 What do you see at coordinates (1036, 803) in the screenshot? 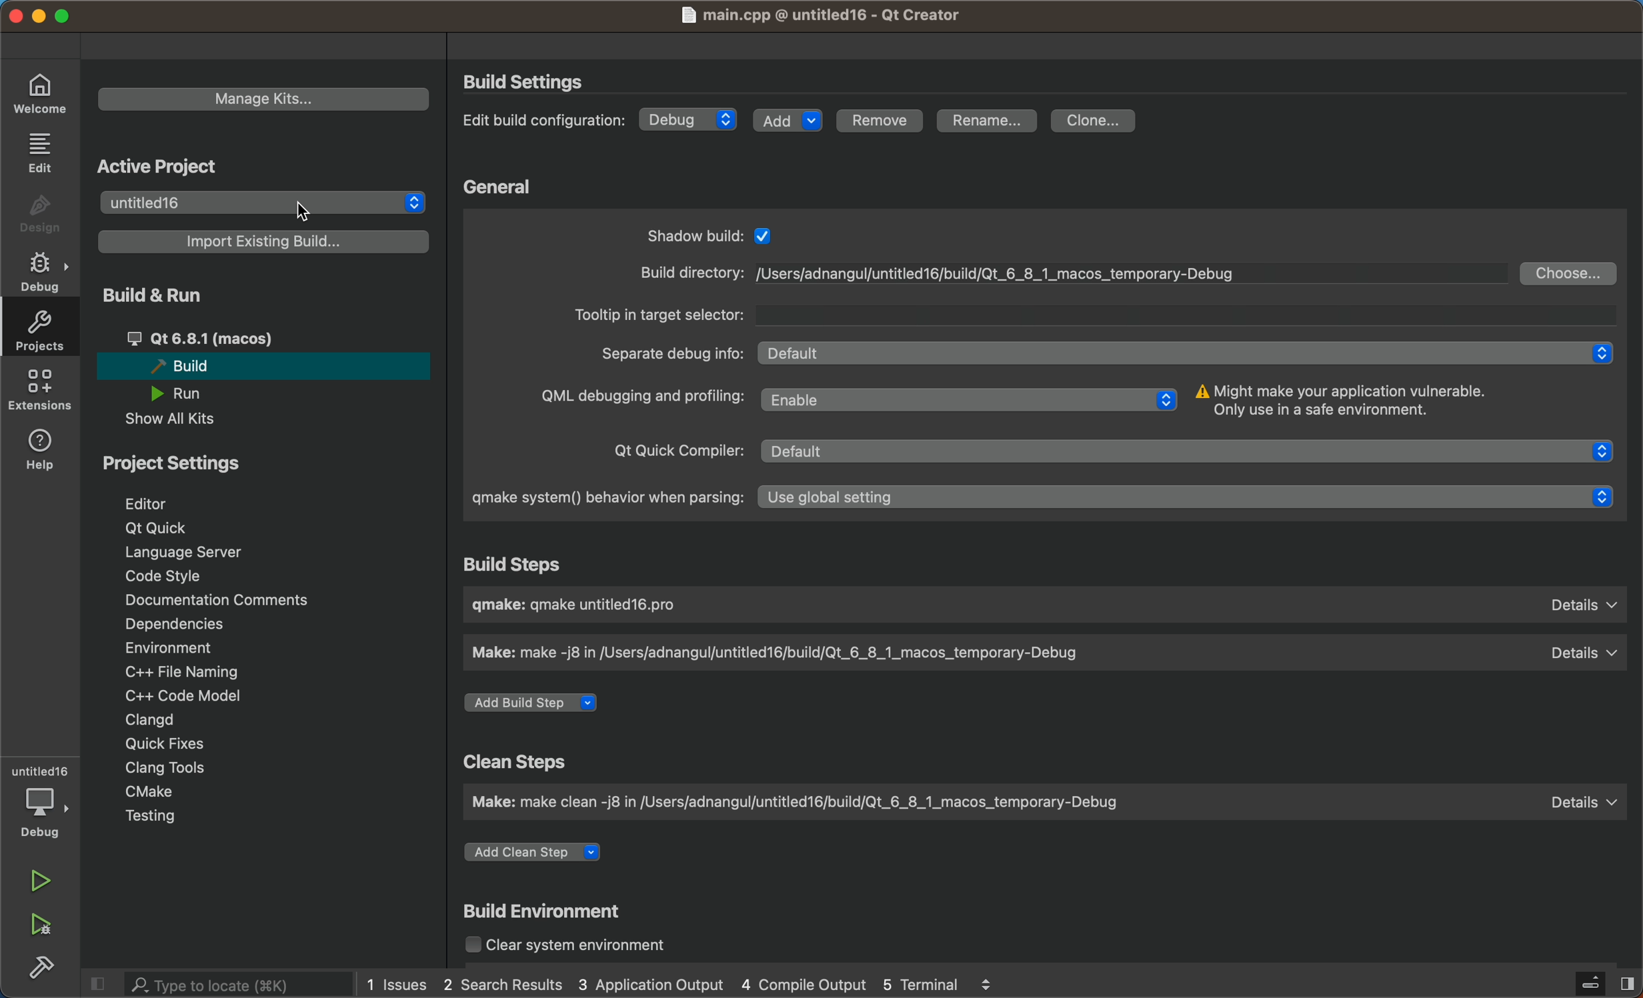
I see `clean steps` at bounding box center [1036, 803].